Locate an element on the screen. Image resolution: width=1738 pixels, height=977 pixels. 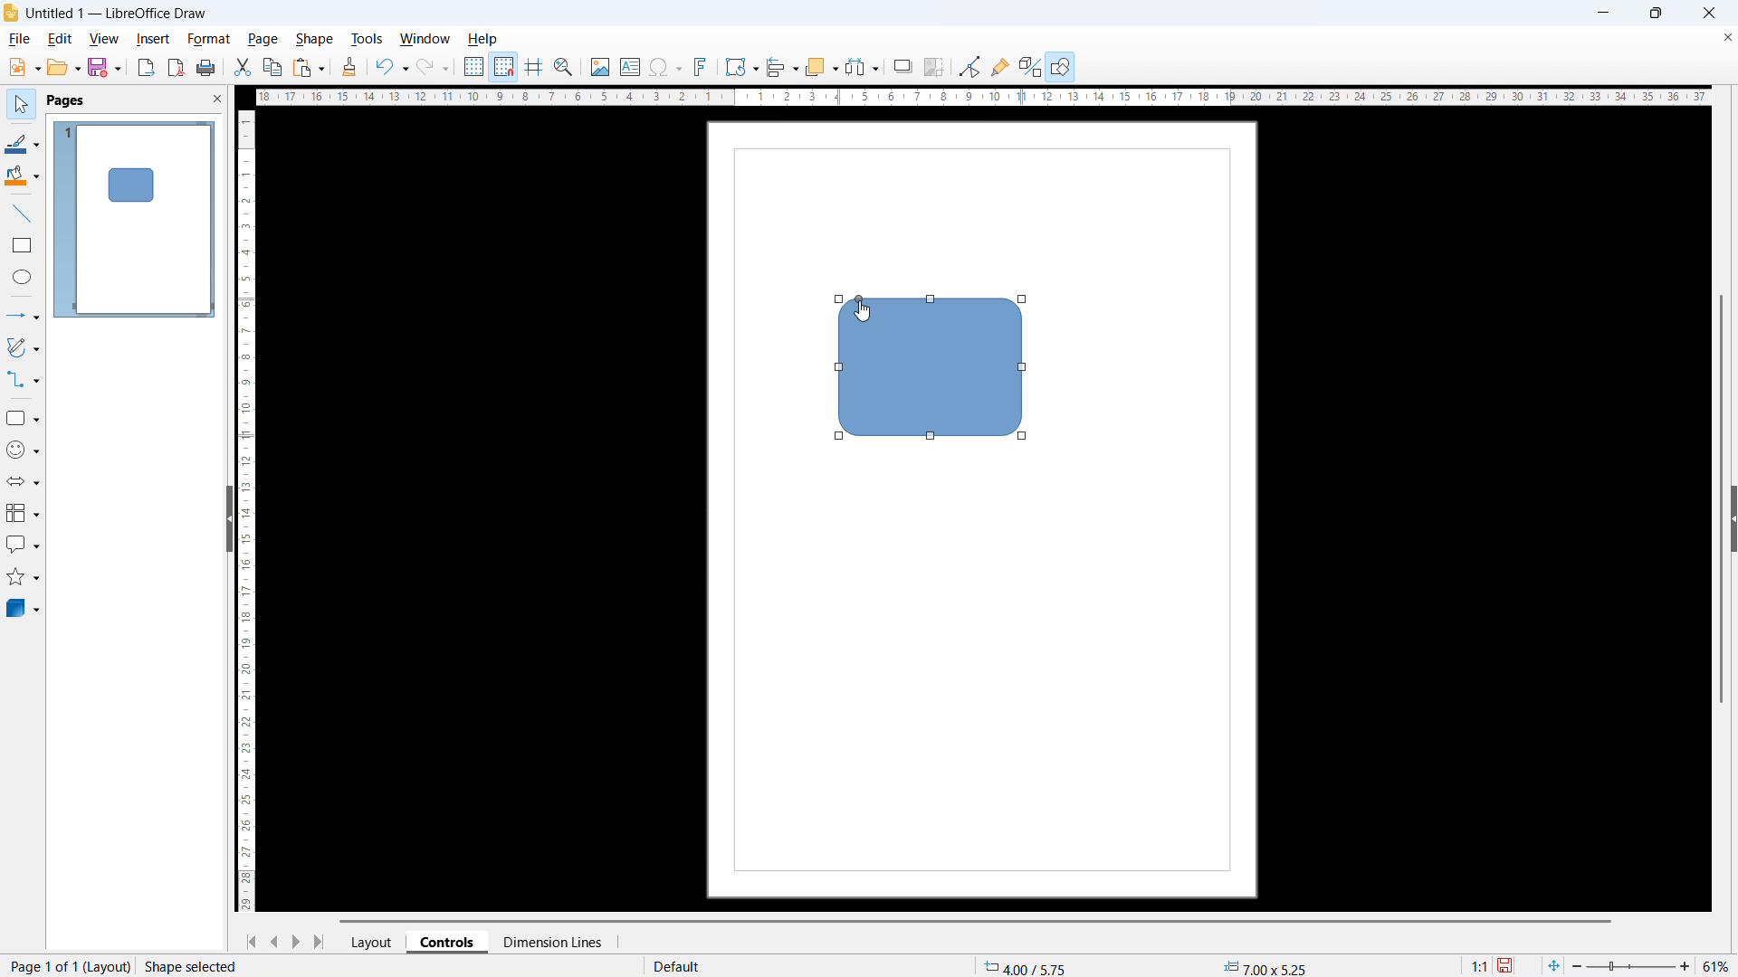
Tools  is located at coordinates (368, 38).